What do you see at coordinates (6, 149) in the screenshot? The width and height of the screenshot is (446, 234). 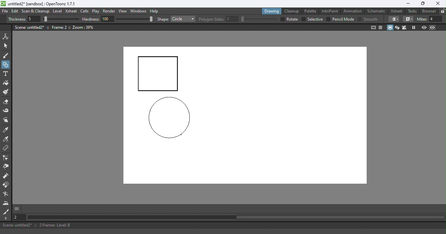 I see `Ruler tool` at bounding box center [6, 149].